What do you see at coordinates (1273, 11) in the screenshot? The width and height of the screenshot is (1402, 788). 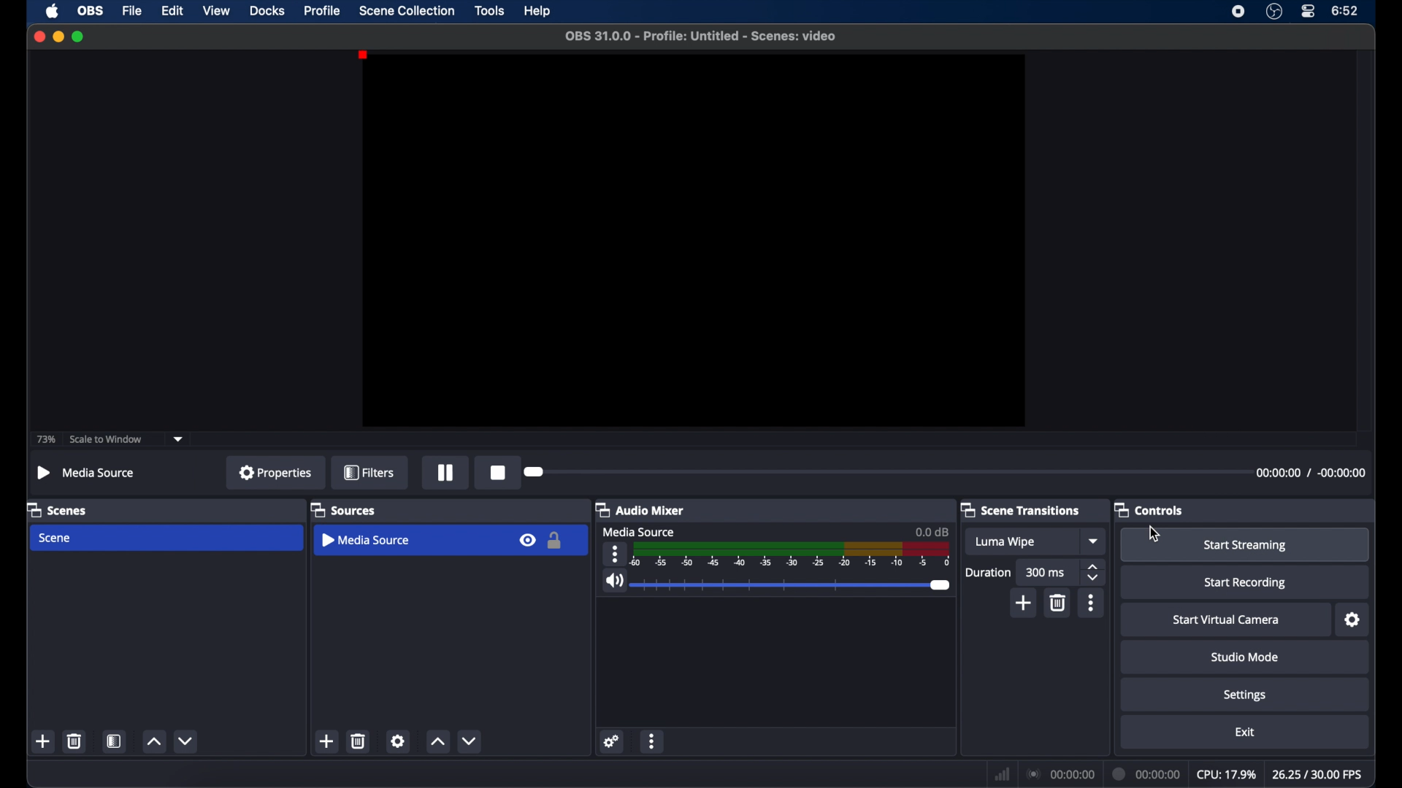 I see `obs studio` at bounding box center [1273, 11].